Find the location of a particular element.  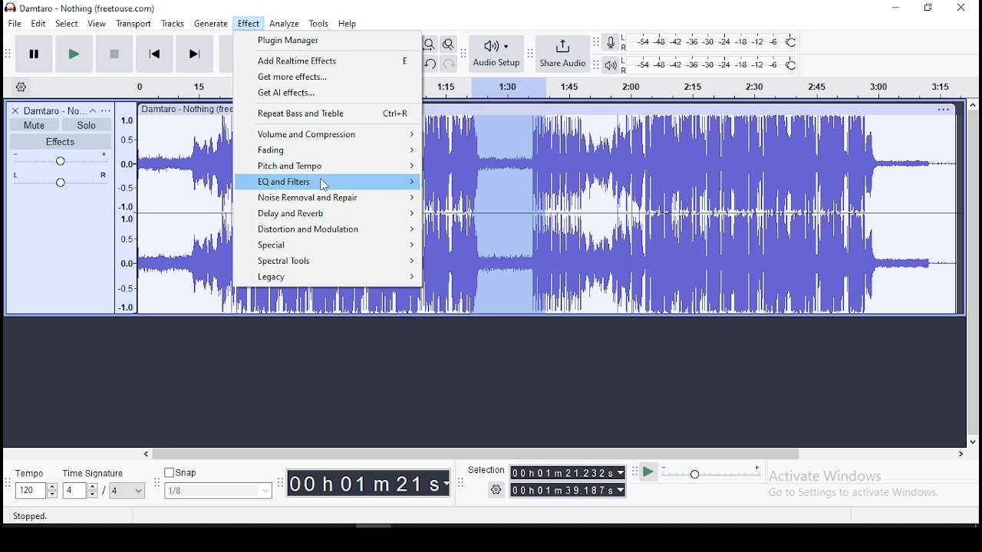

collapse is located at coordinates (92, 110).